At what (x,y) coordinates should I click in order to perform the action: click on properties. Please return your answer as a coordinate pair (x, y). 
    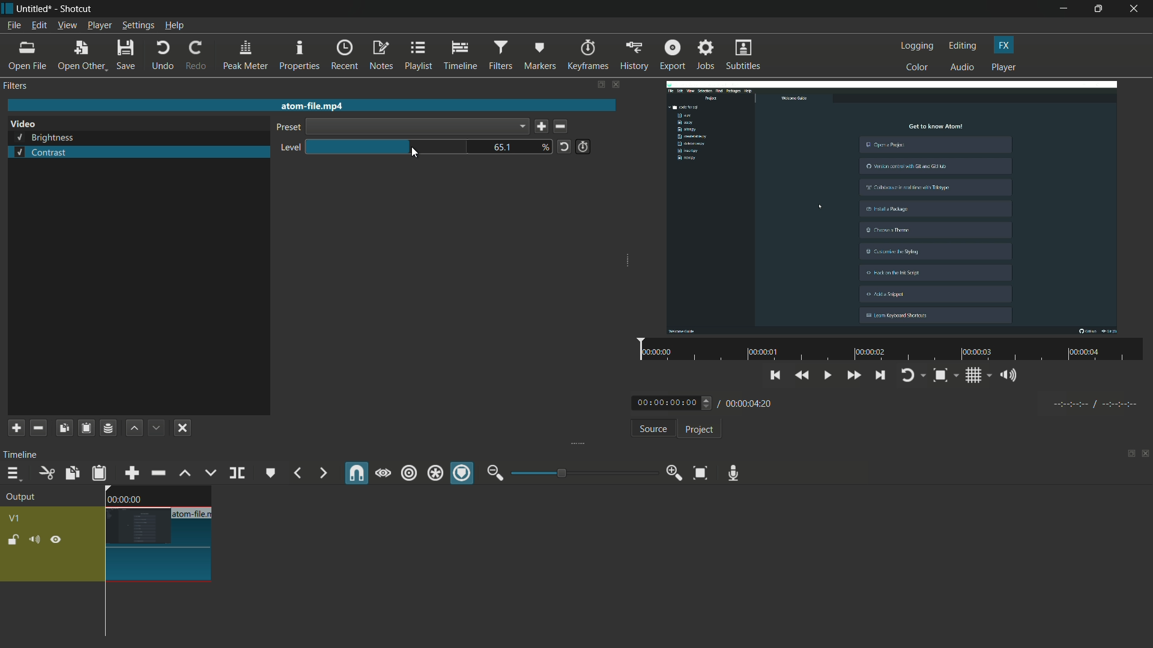
    Looking at the image, I should click on (299, 56).